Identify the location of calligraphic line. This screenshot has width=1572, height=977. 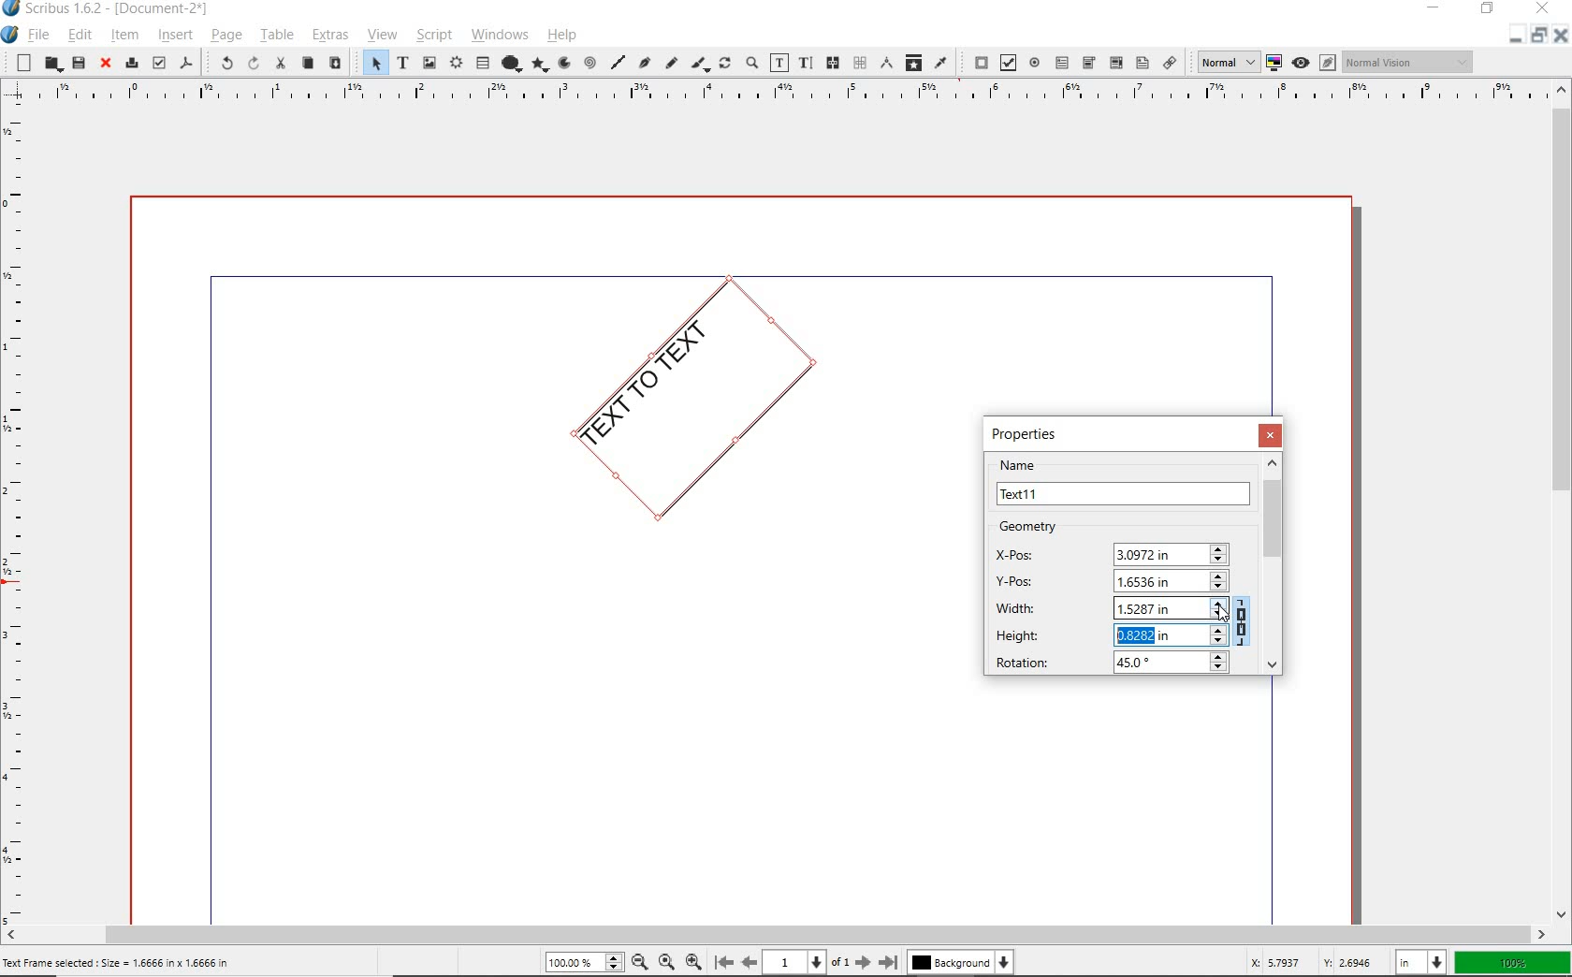
(701, 63).